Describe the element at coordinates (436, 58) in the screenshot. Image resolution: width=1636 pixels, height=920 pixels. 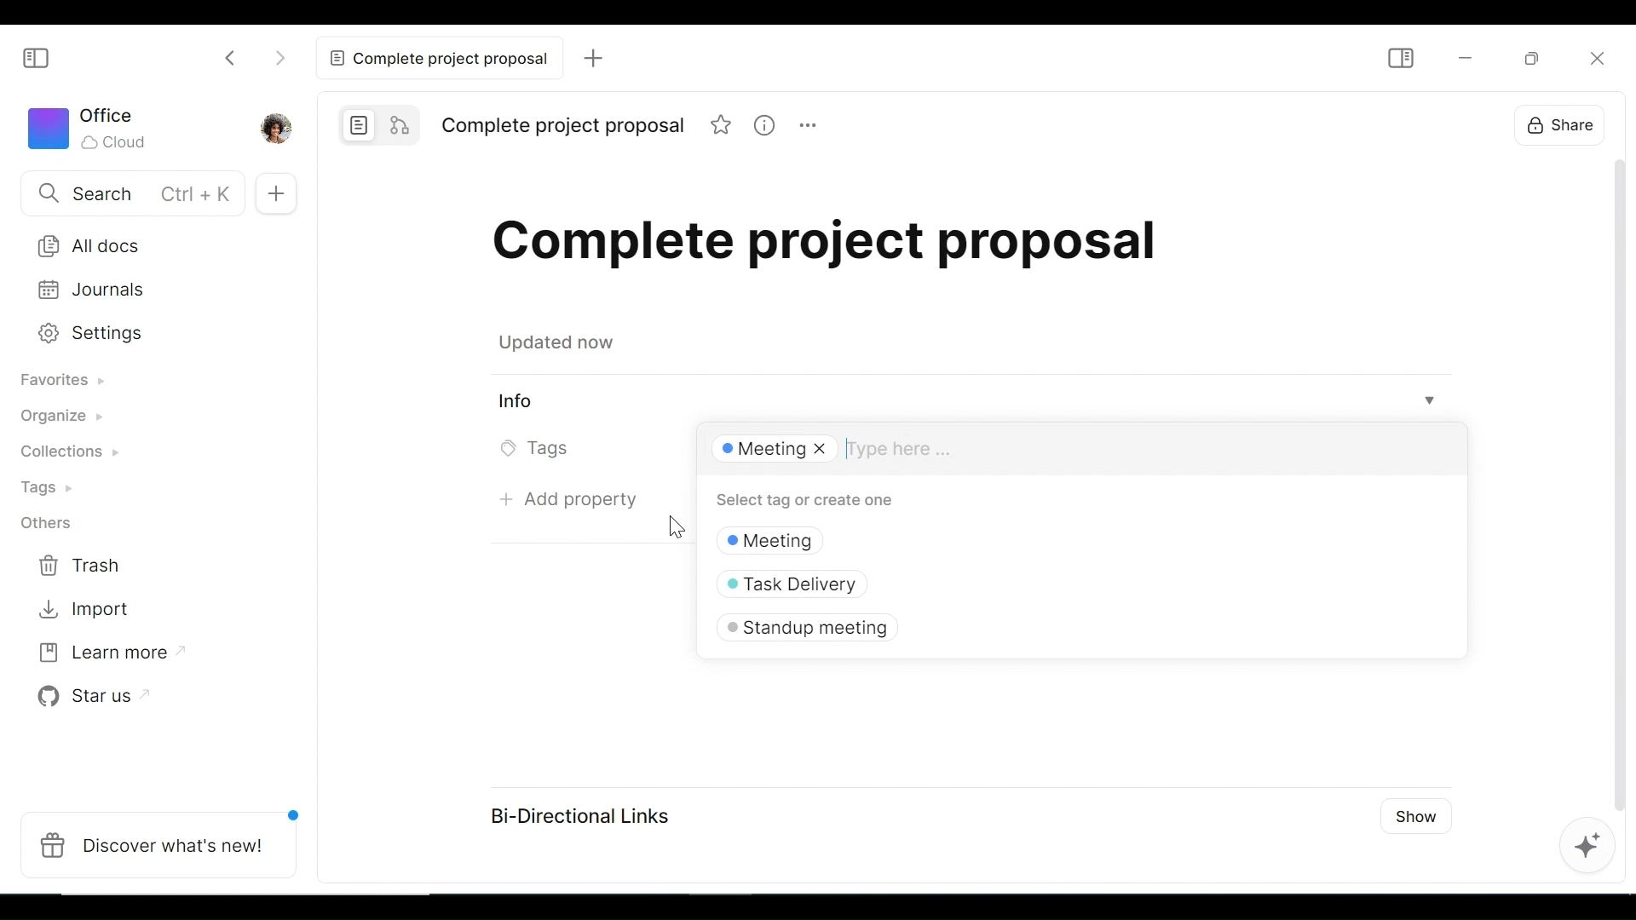
I see `Current tab` at that location.